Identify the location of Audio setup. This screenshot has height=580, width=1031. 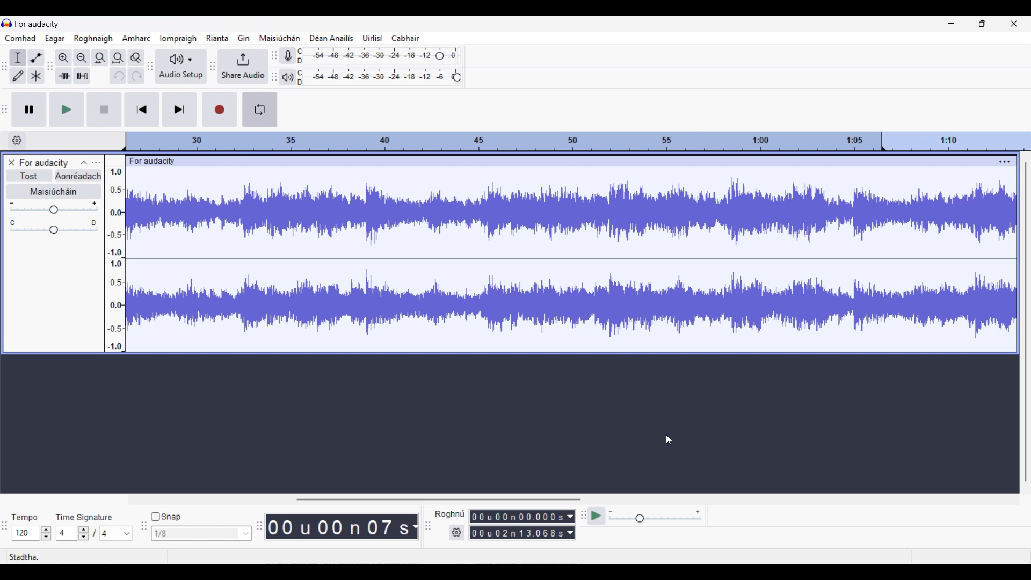
(181, 66).